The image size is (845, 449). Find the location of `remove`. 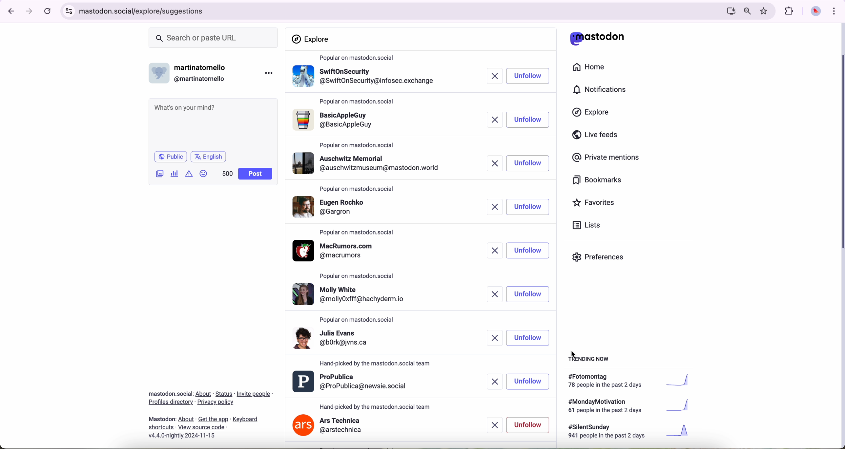

remove is located at coordinates (494, 163).